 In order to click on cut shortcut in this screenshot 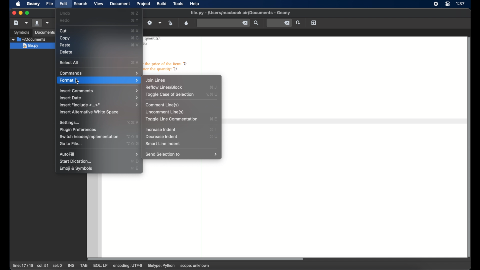, I will do `click(135, 31)`.